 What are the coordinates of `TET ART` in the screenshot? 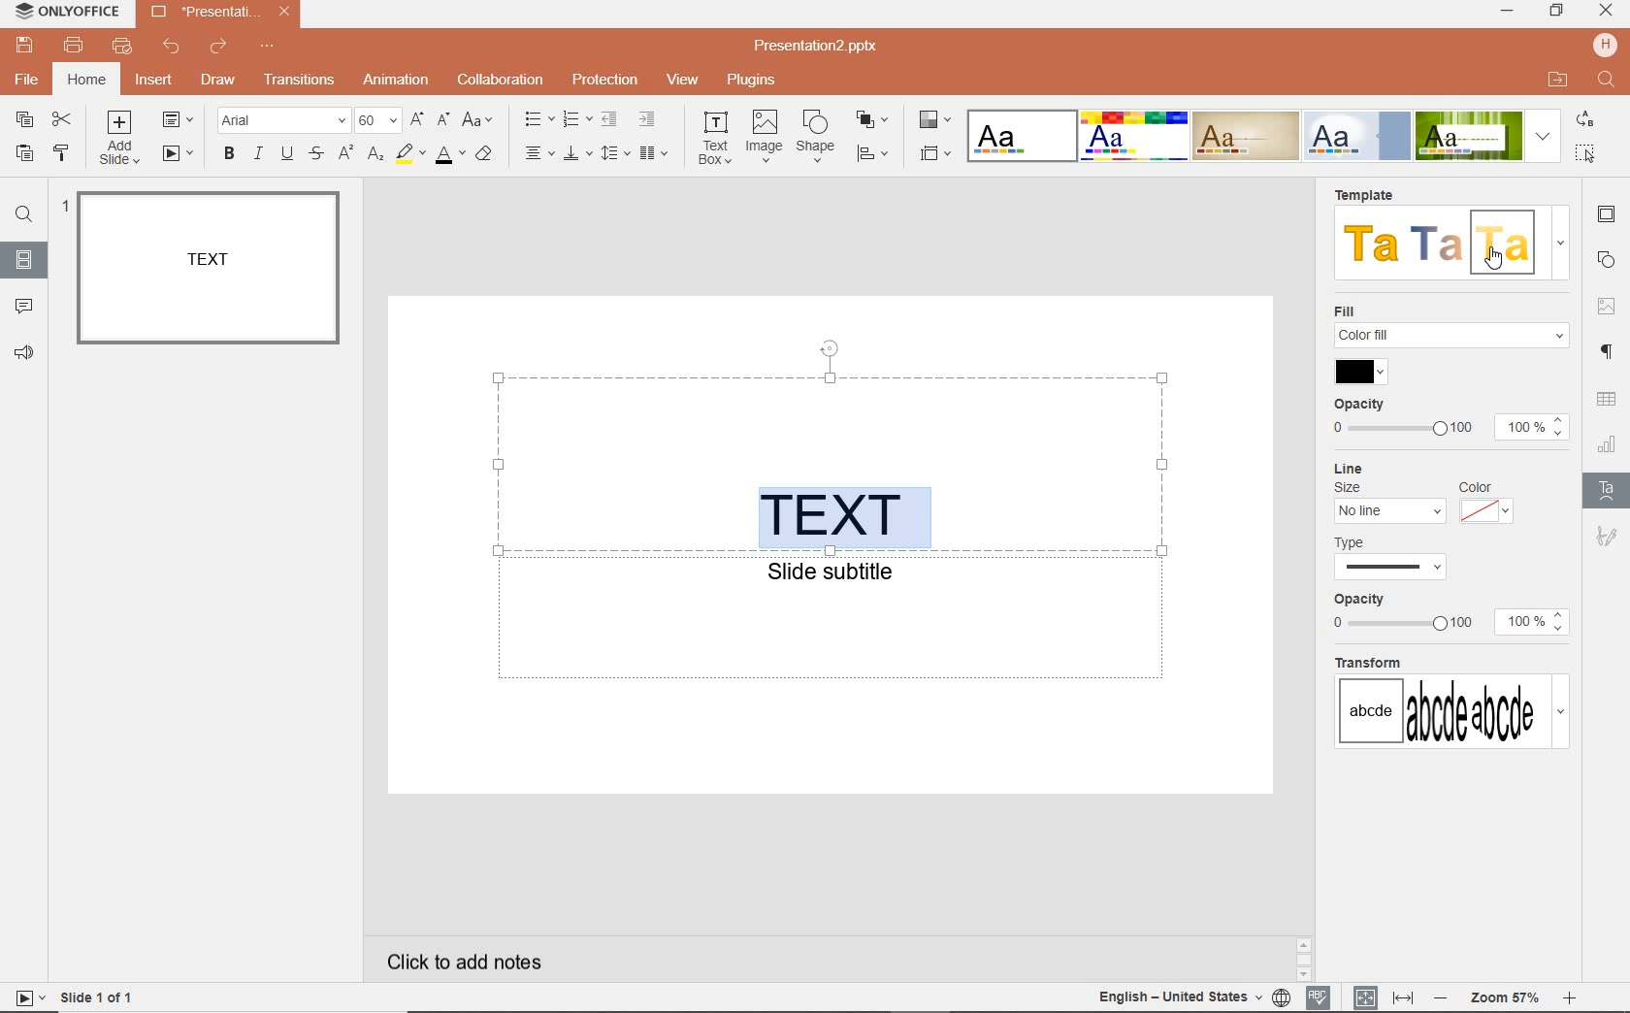 It's located at (1606, 488).